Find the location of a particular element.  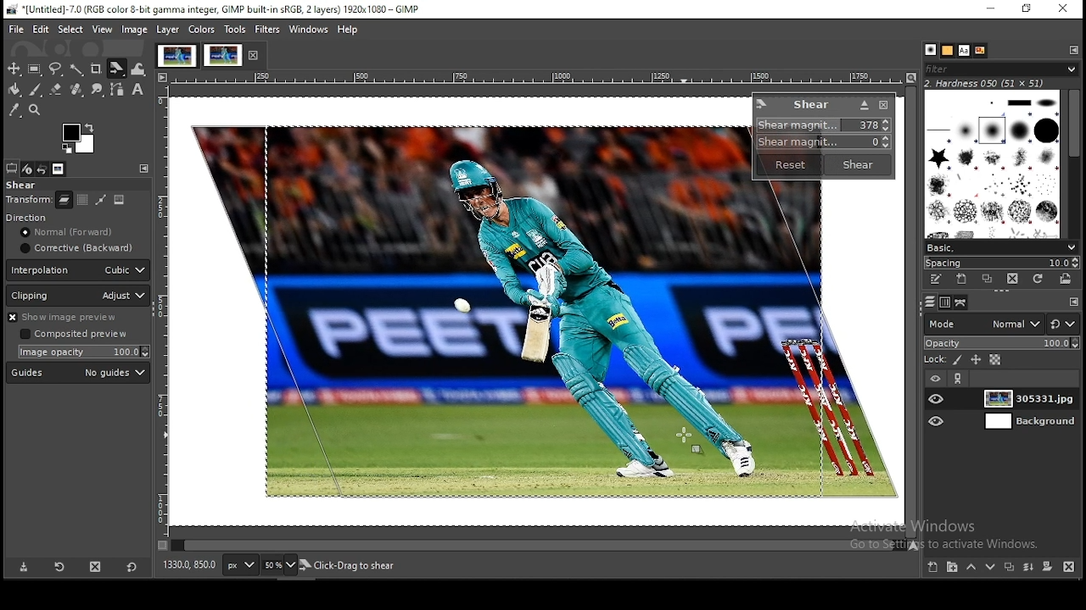

duplicate layer is located at coordinates (1009, 567).